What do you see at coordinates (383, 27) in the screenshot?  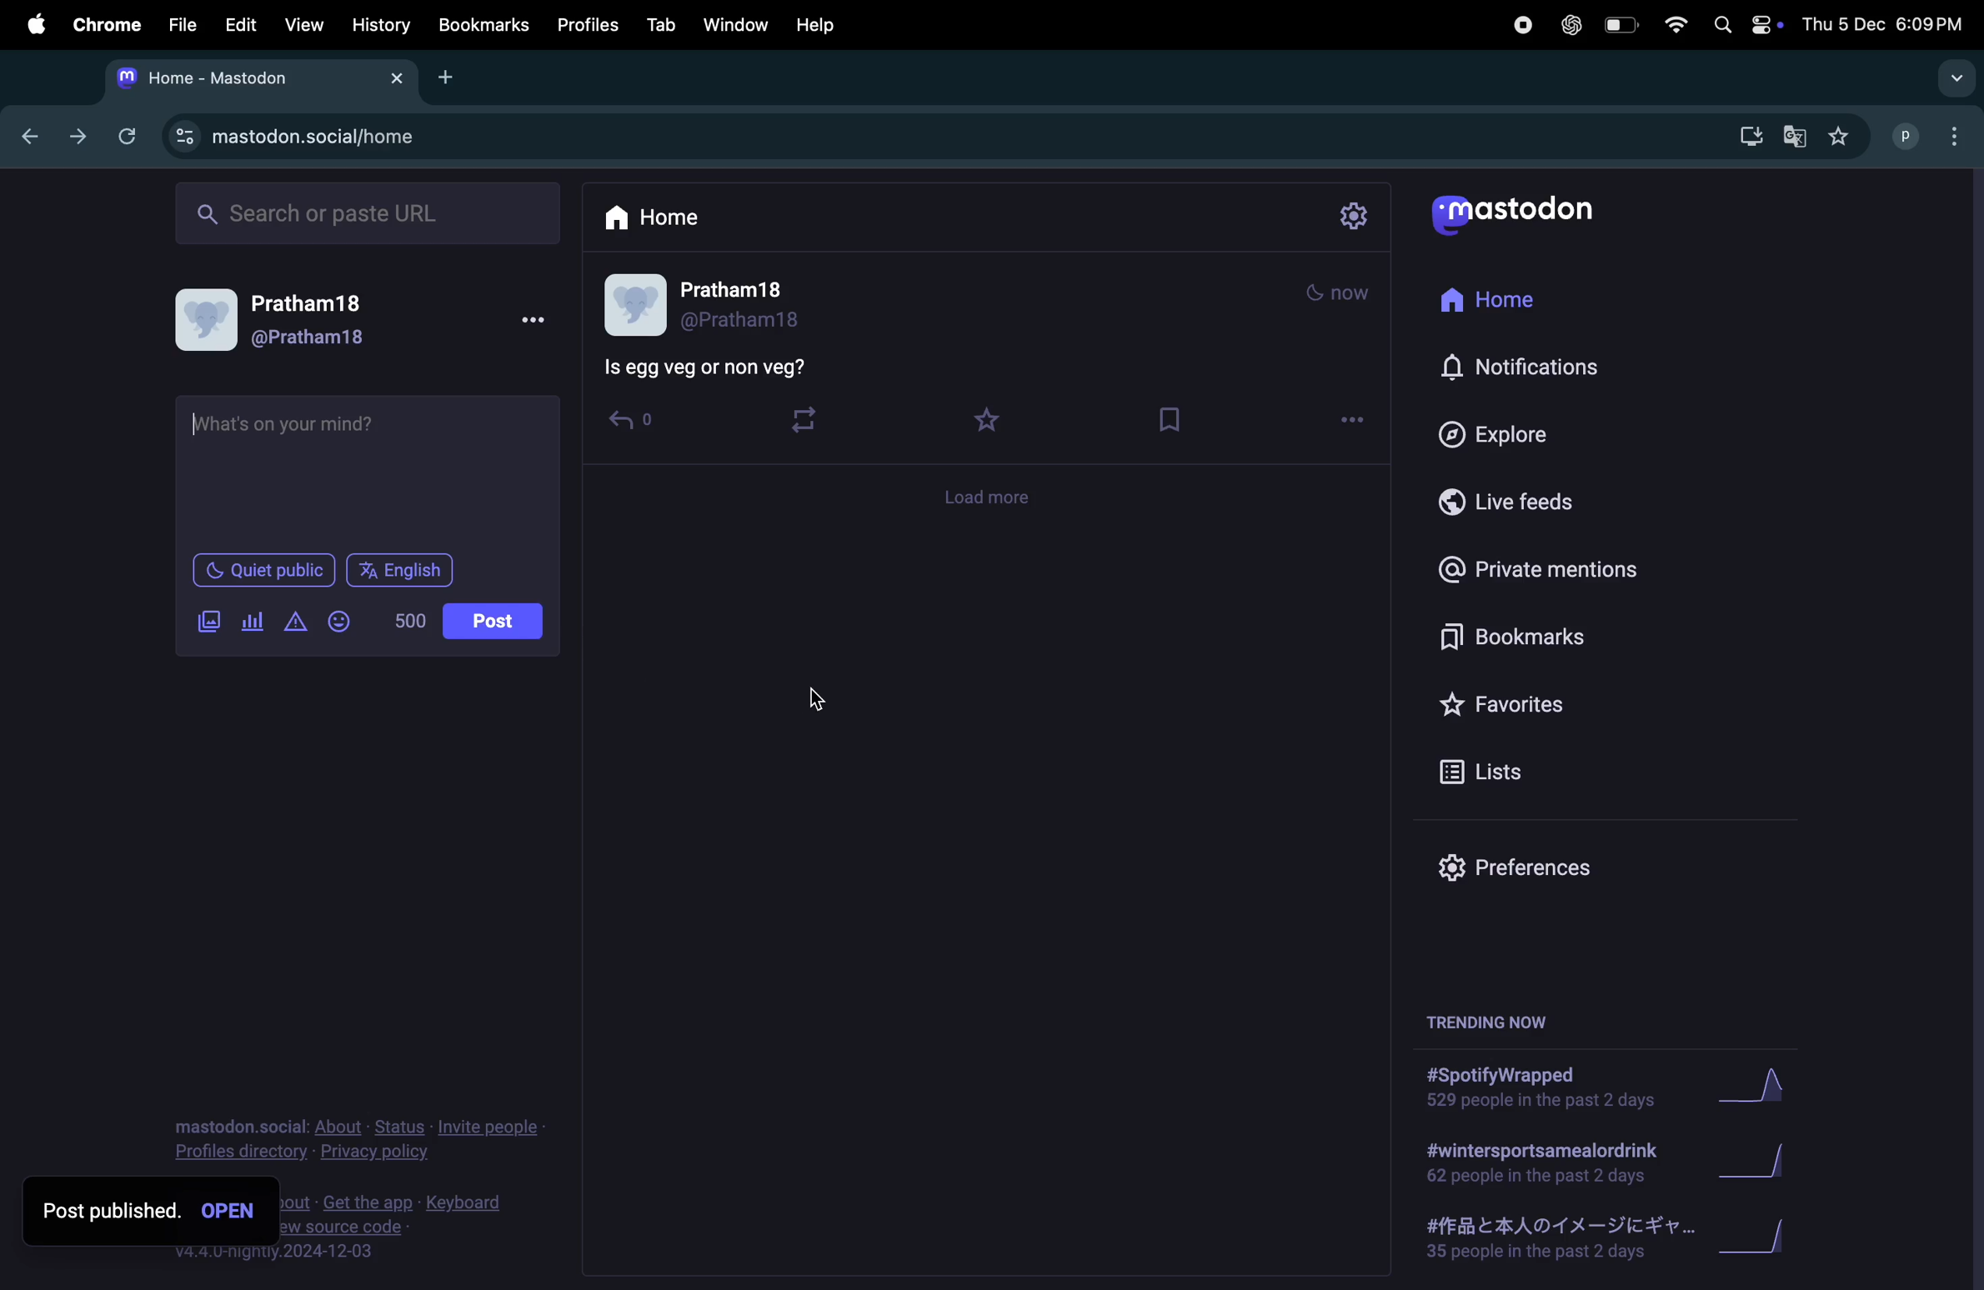 I see `history` at bounding box center [383, 27].